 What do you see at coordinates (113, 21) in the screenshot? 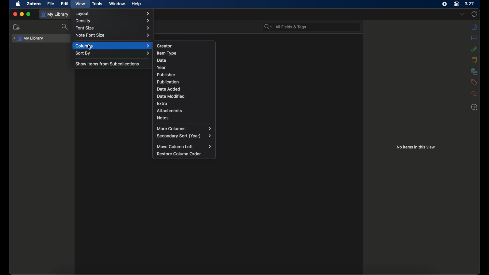
I see `density` at bounding box center [113, 21].